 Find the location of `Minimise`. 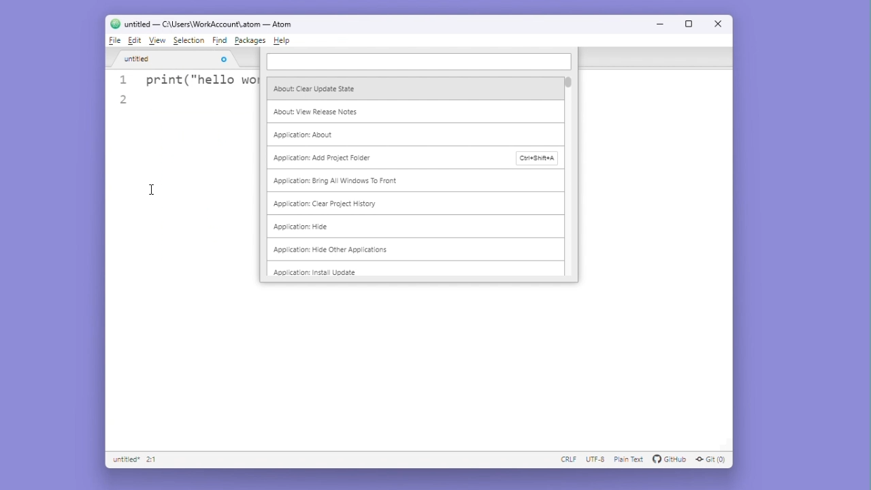

Minimise is located at coordinates (663, 23).